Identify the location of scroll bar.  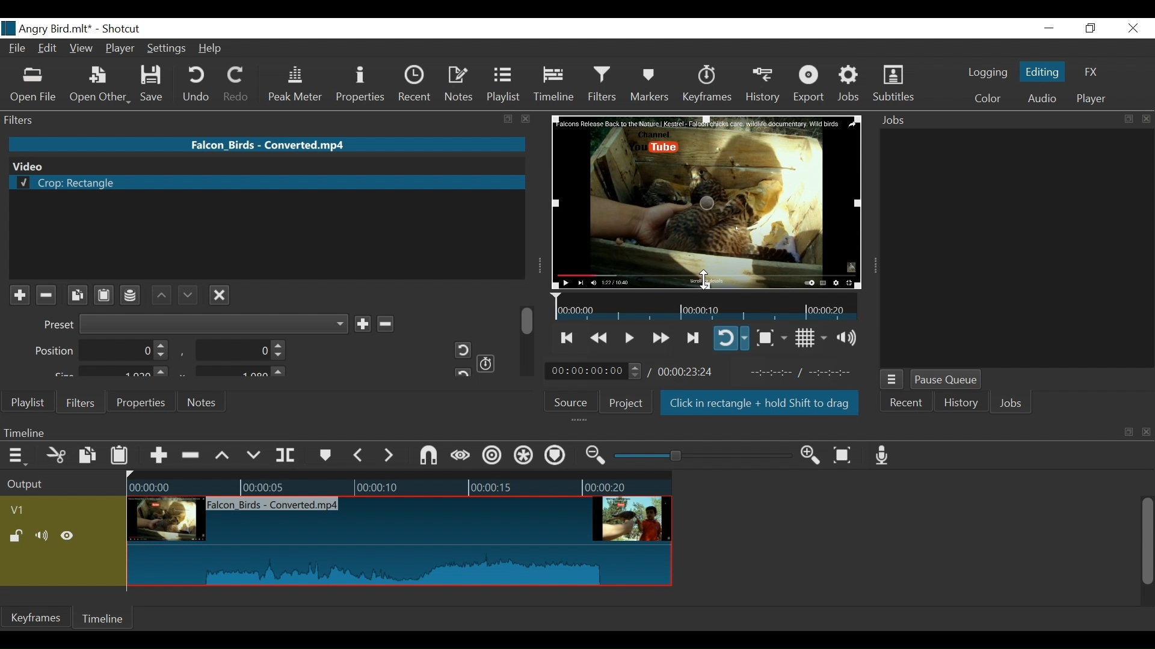
(528, 320).